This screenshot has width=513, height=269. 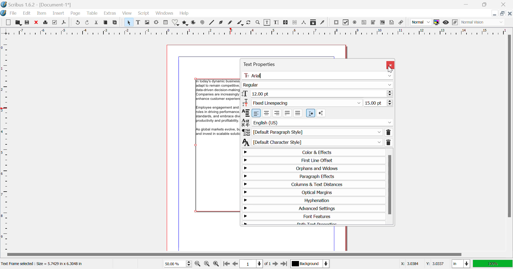 I want to click on Cursor Position, so click(x=423, y=264).